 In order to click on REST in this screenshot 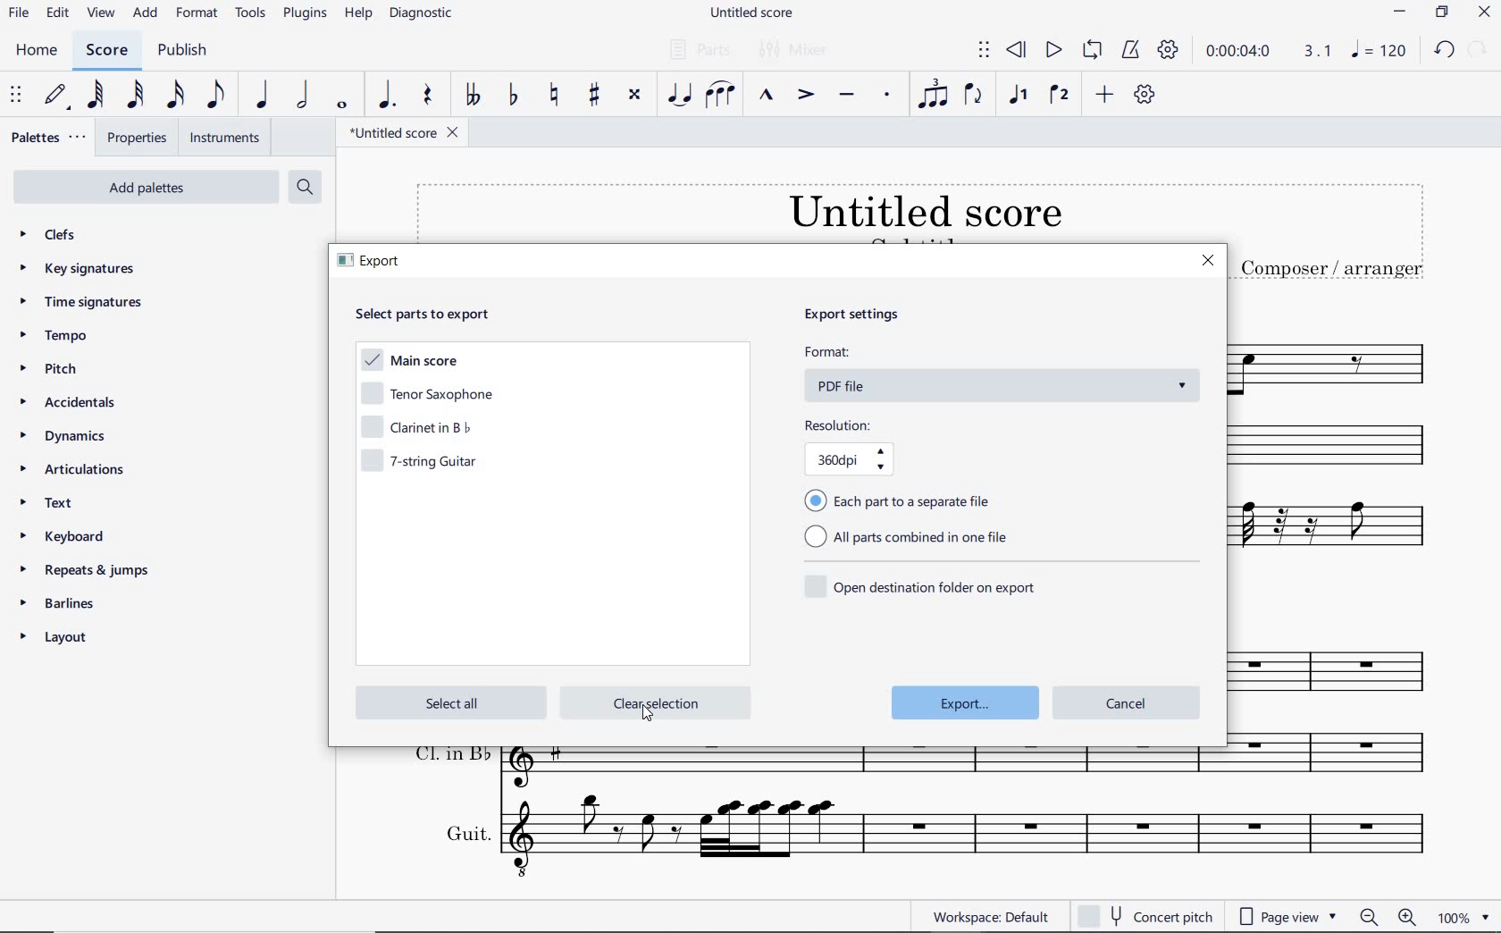, I will do `click(426, 96)`.